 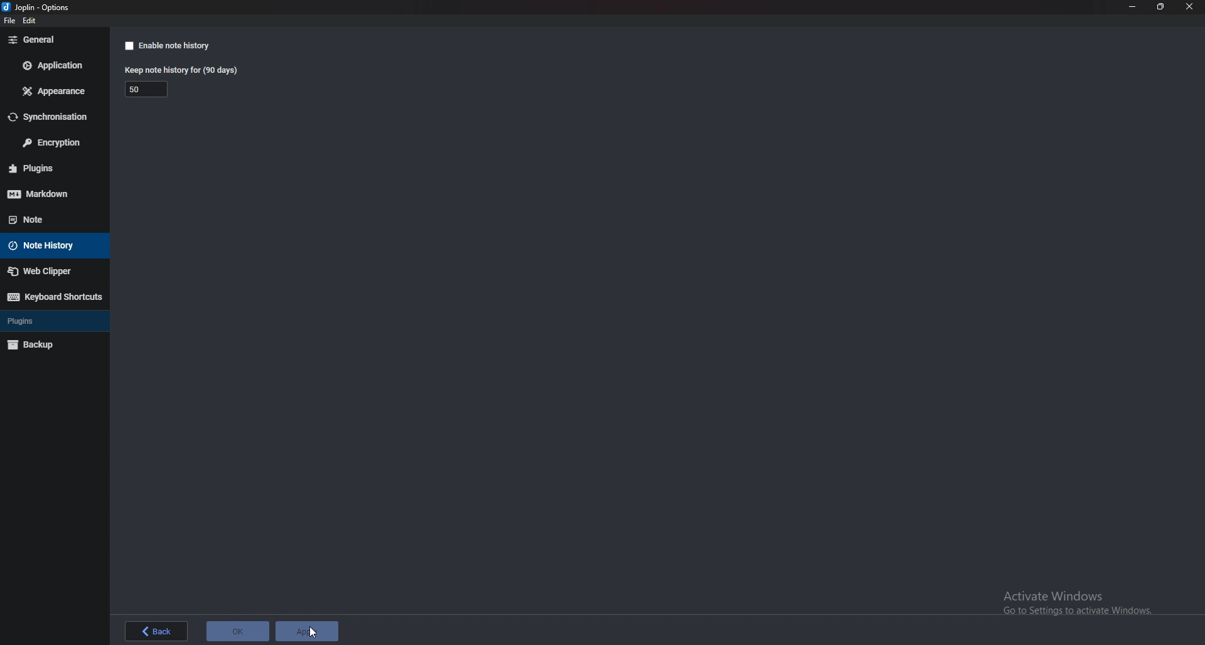 What do you see at coordinates (53, 117) in the screenshot?
I see `Synchronization` at bounding box center [53, 117].